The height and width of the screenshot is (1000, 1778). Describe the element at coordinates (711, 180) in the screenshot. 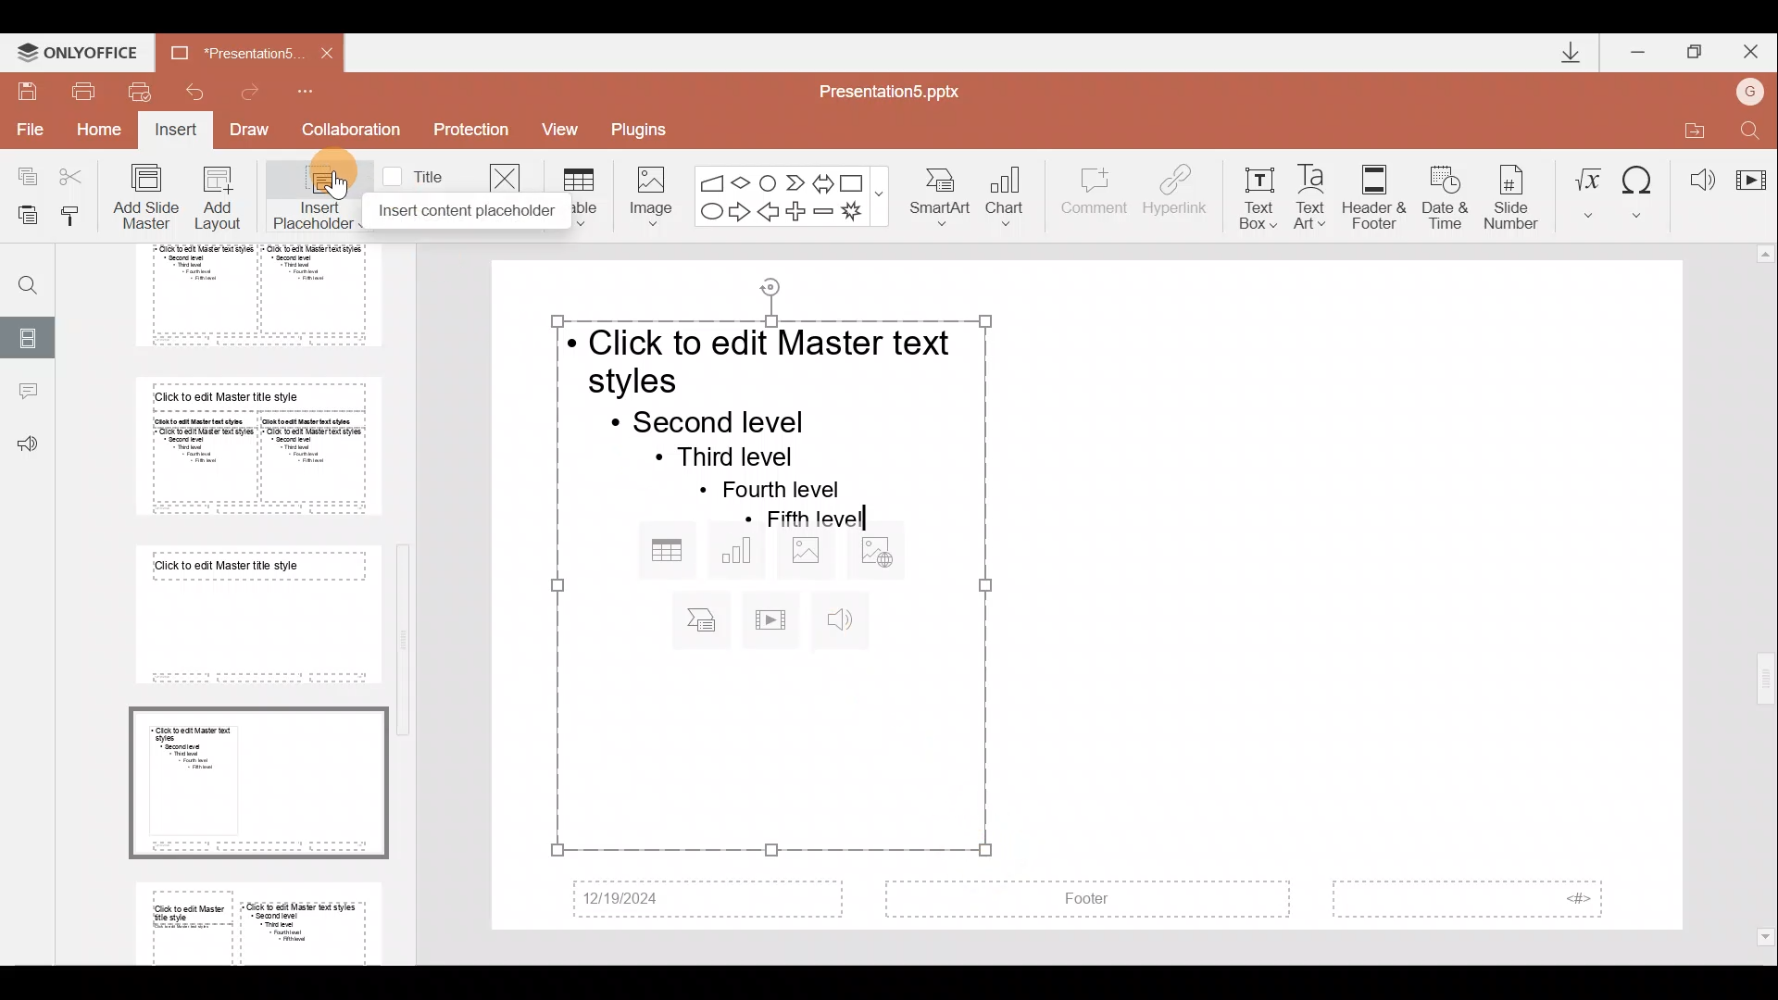

I see `Flowchart - manual input` at that location.